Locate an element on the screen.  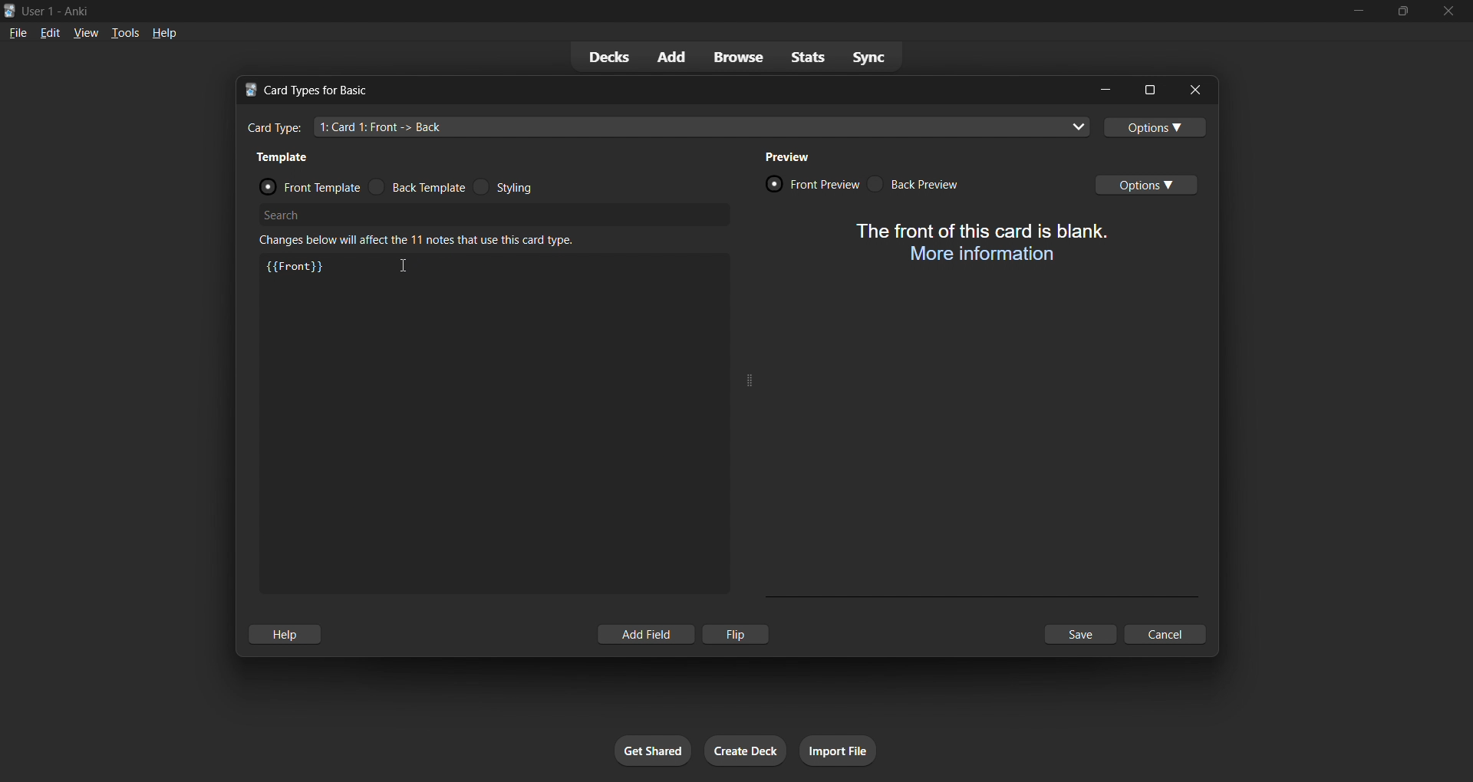
flip is located at coordinates (740, 632).